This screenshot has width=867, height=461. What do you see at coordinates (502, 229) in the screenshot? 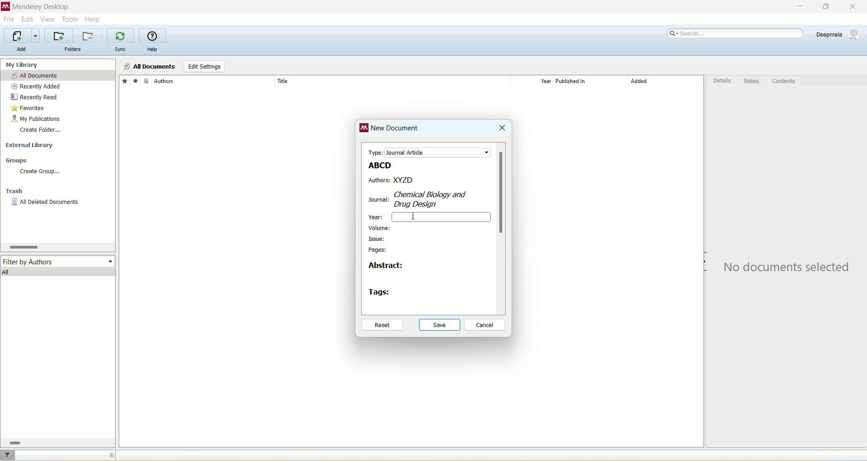
I see `vertical scroll bar` at bounding box center [502, 229].